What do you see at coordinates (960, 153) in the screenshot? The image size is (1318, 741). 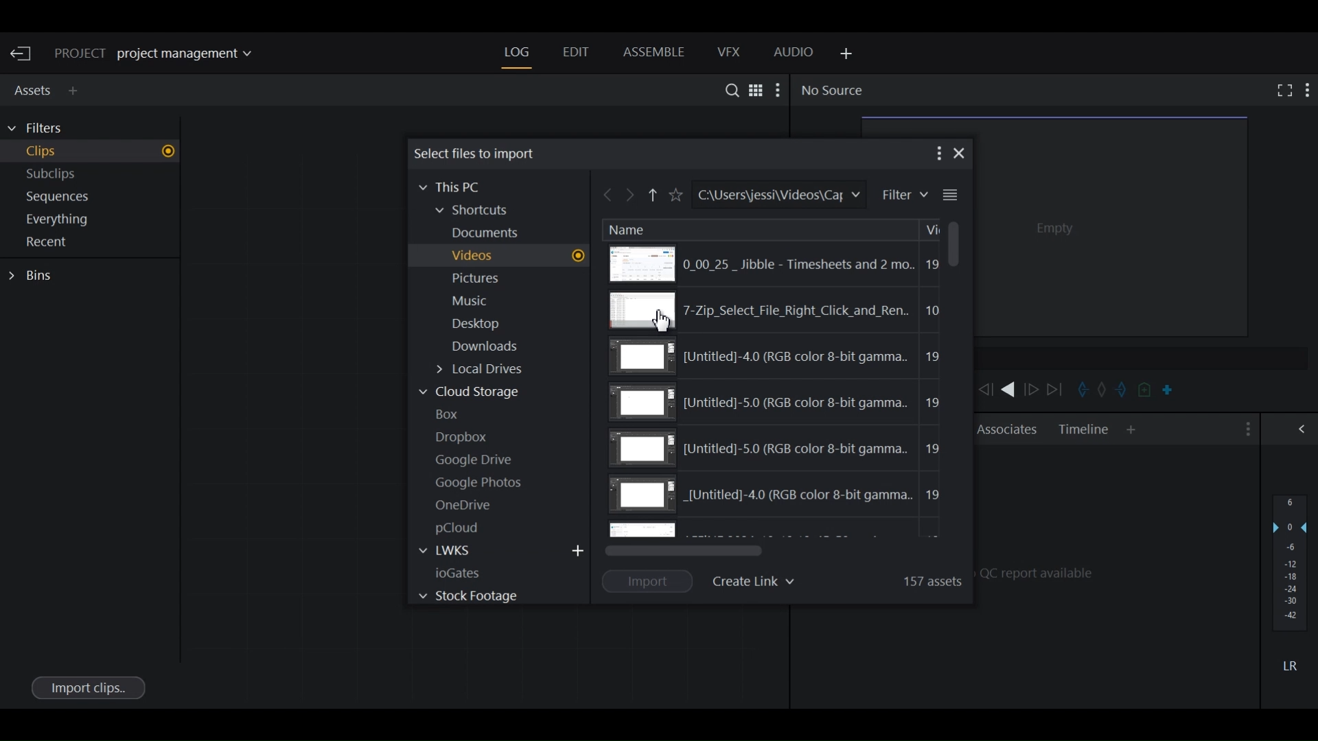 I see `X` at bounding box center [960, 153].